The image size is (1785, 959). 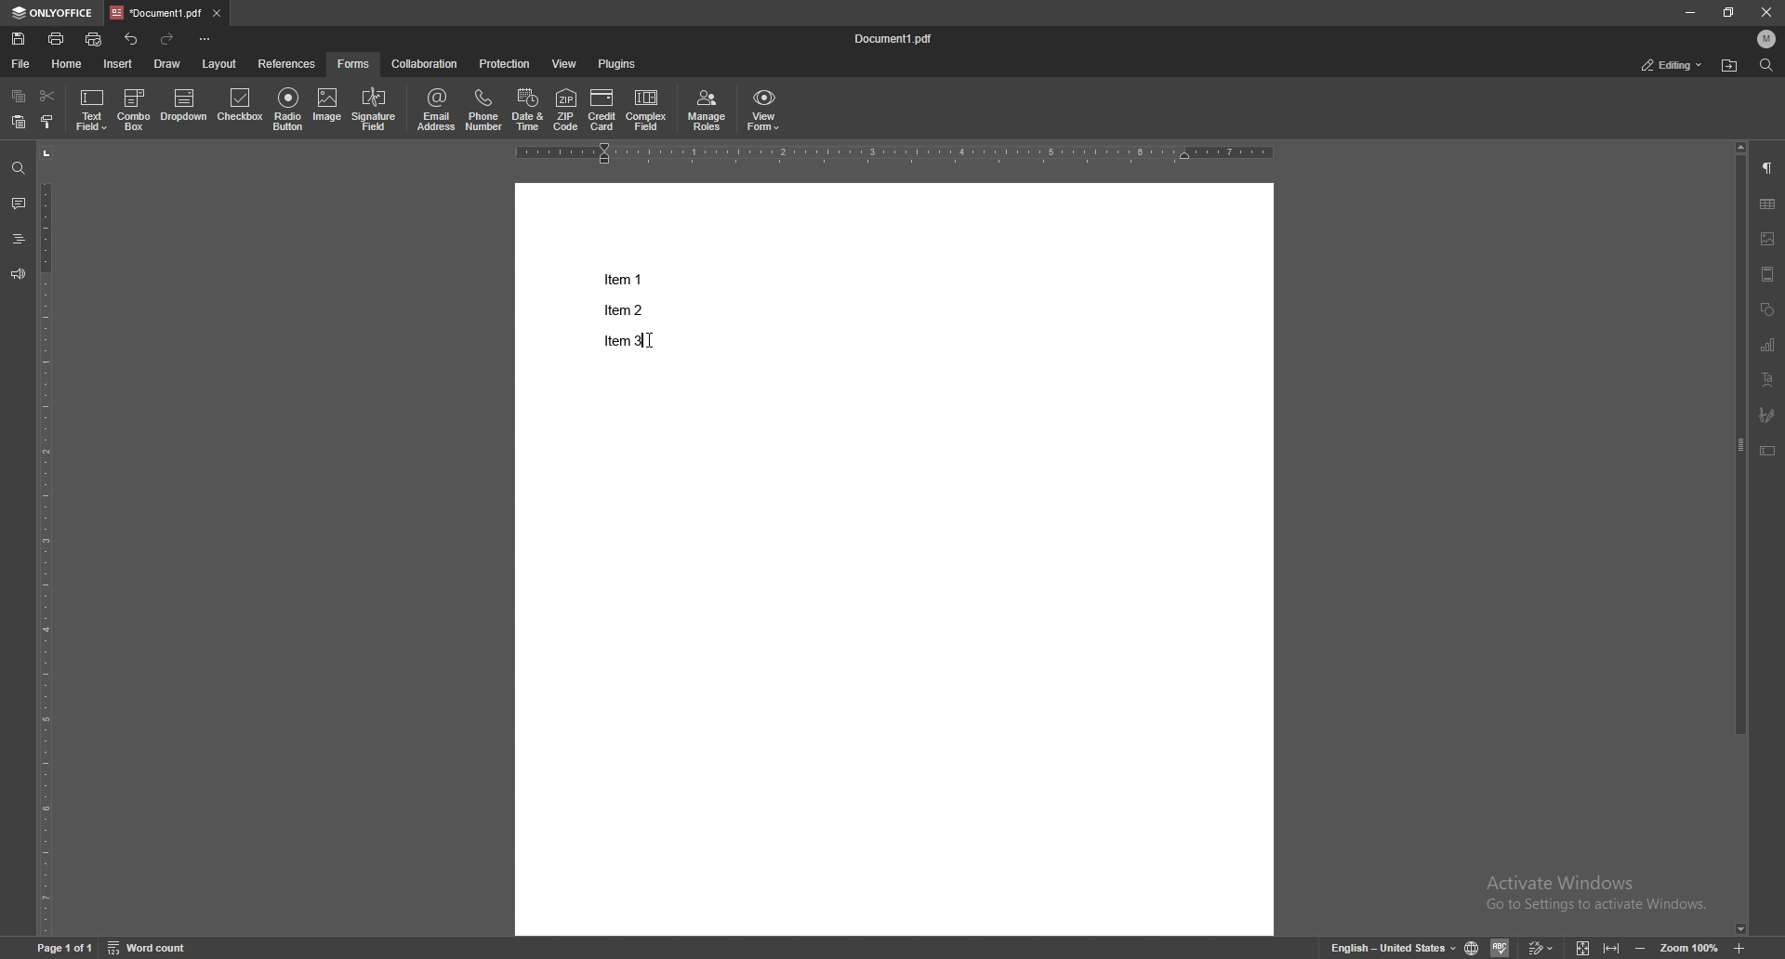 What do you see at coordinates (287, 64) in the screenshot?
I see `references` at bounding box center [287, 64].